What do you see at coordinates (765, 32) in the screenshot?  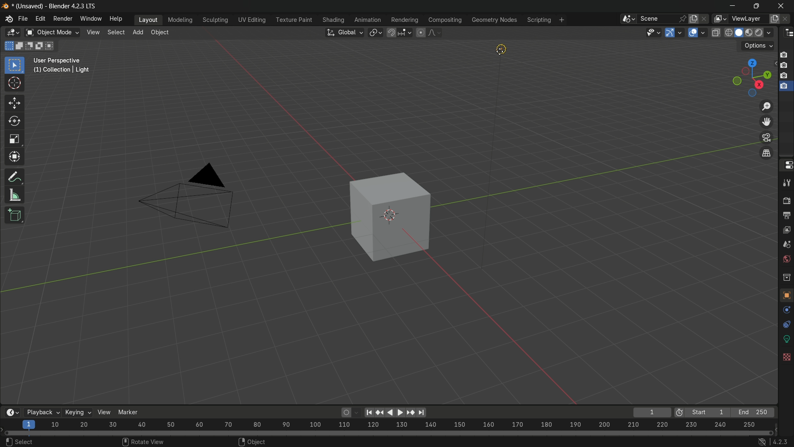 I see `rendered` at bounding box center [765, 32].